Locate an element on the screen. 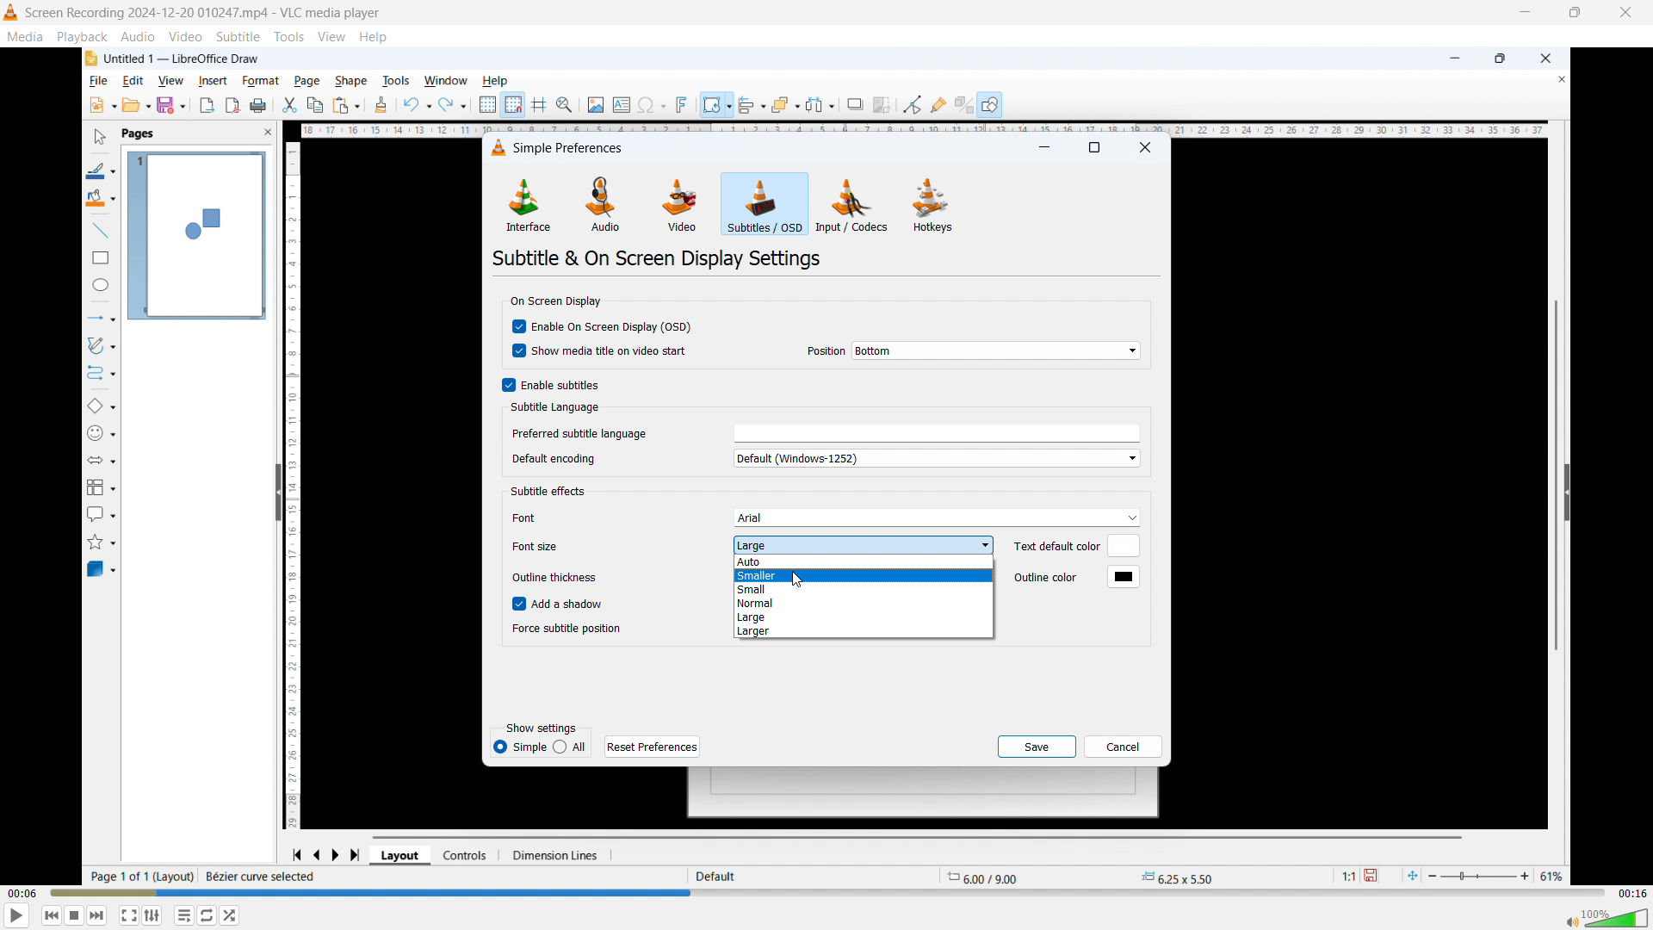 The height and width of the screenshot is (930, 1653). Position is located at coordinates (825, 350).